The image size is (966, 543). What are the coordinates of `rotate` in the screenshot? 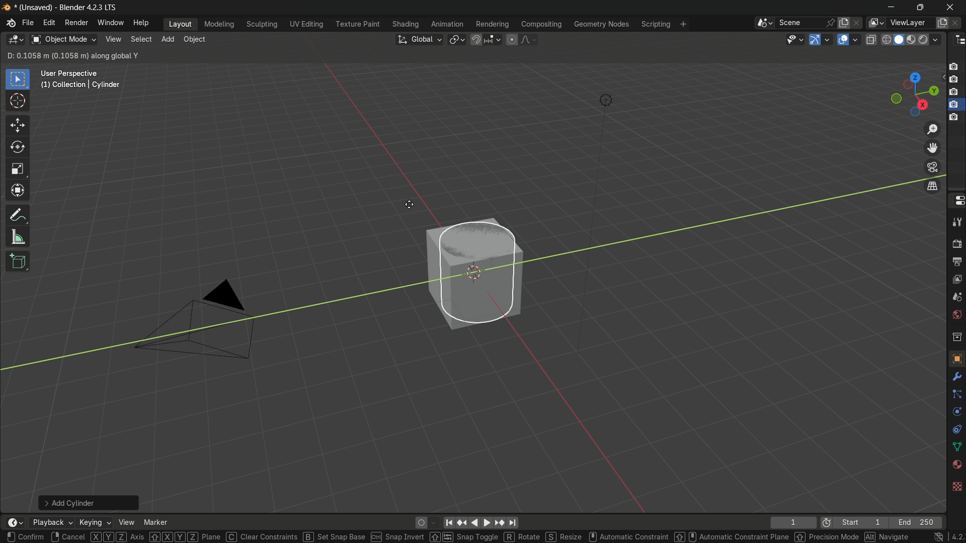 It's located at (17, 148).